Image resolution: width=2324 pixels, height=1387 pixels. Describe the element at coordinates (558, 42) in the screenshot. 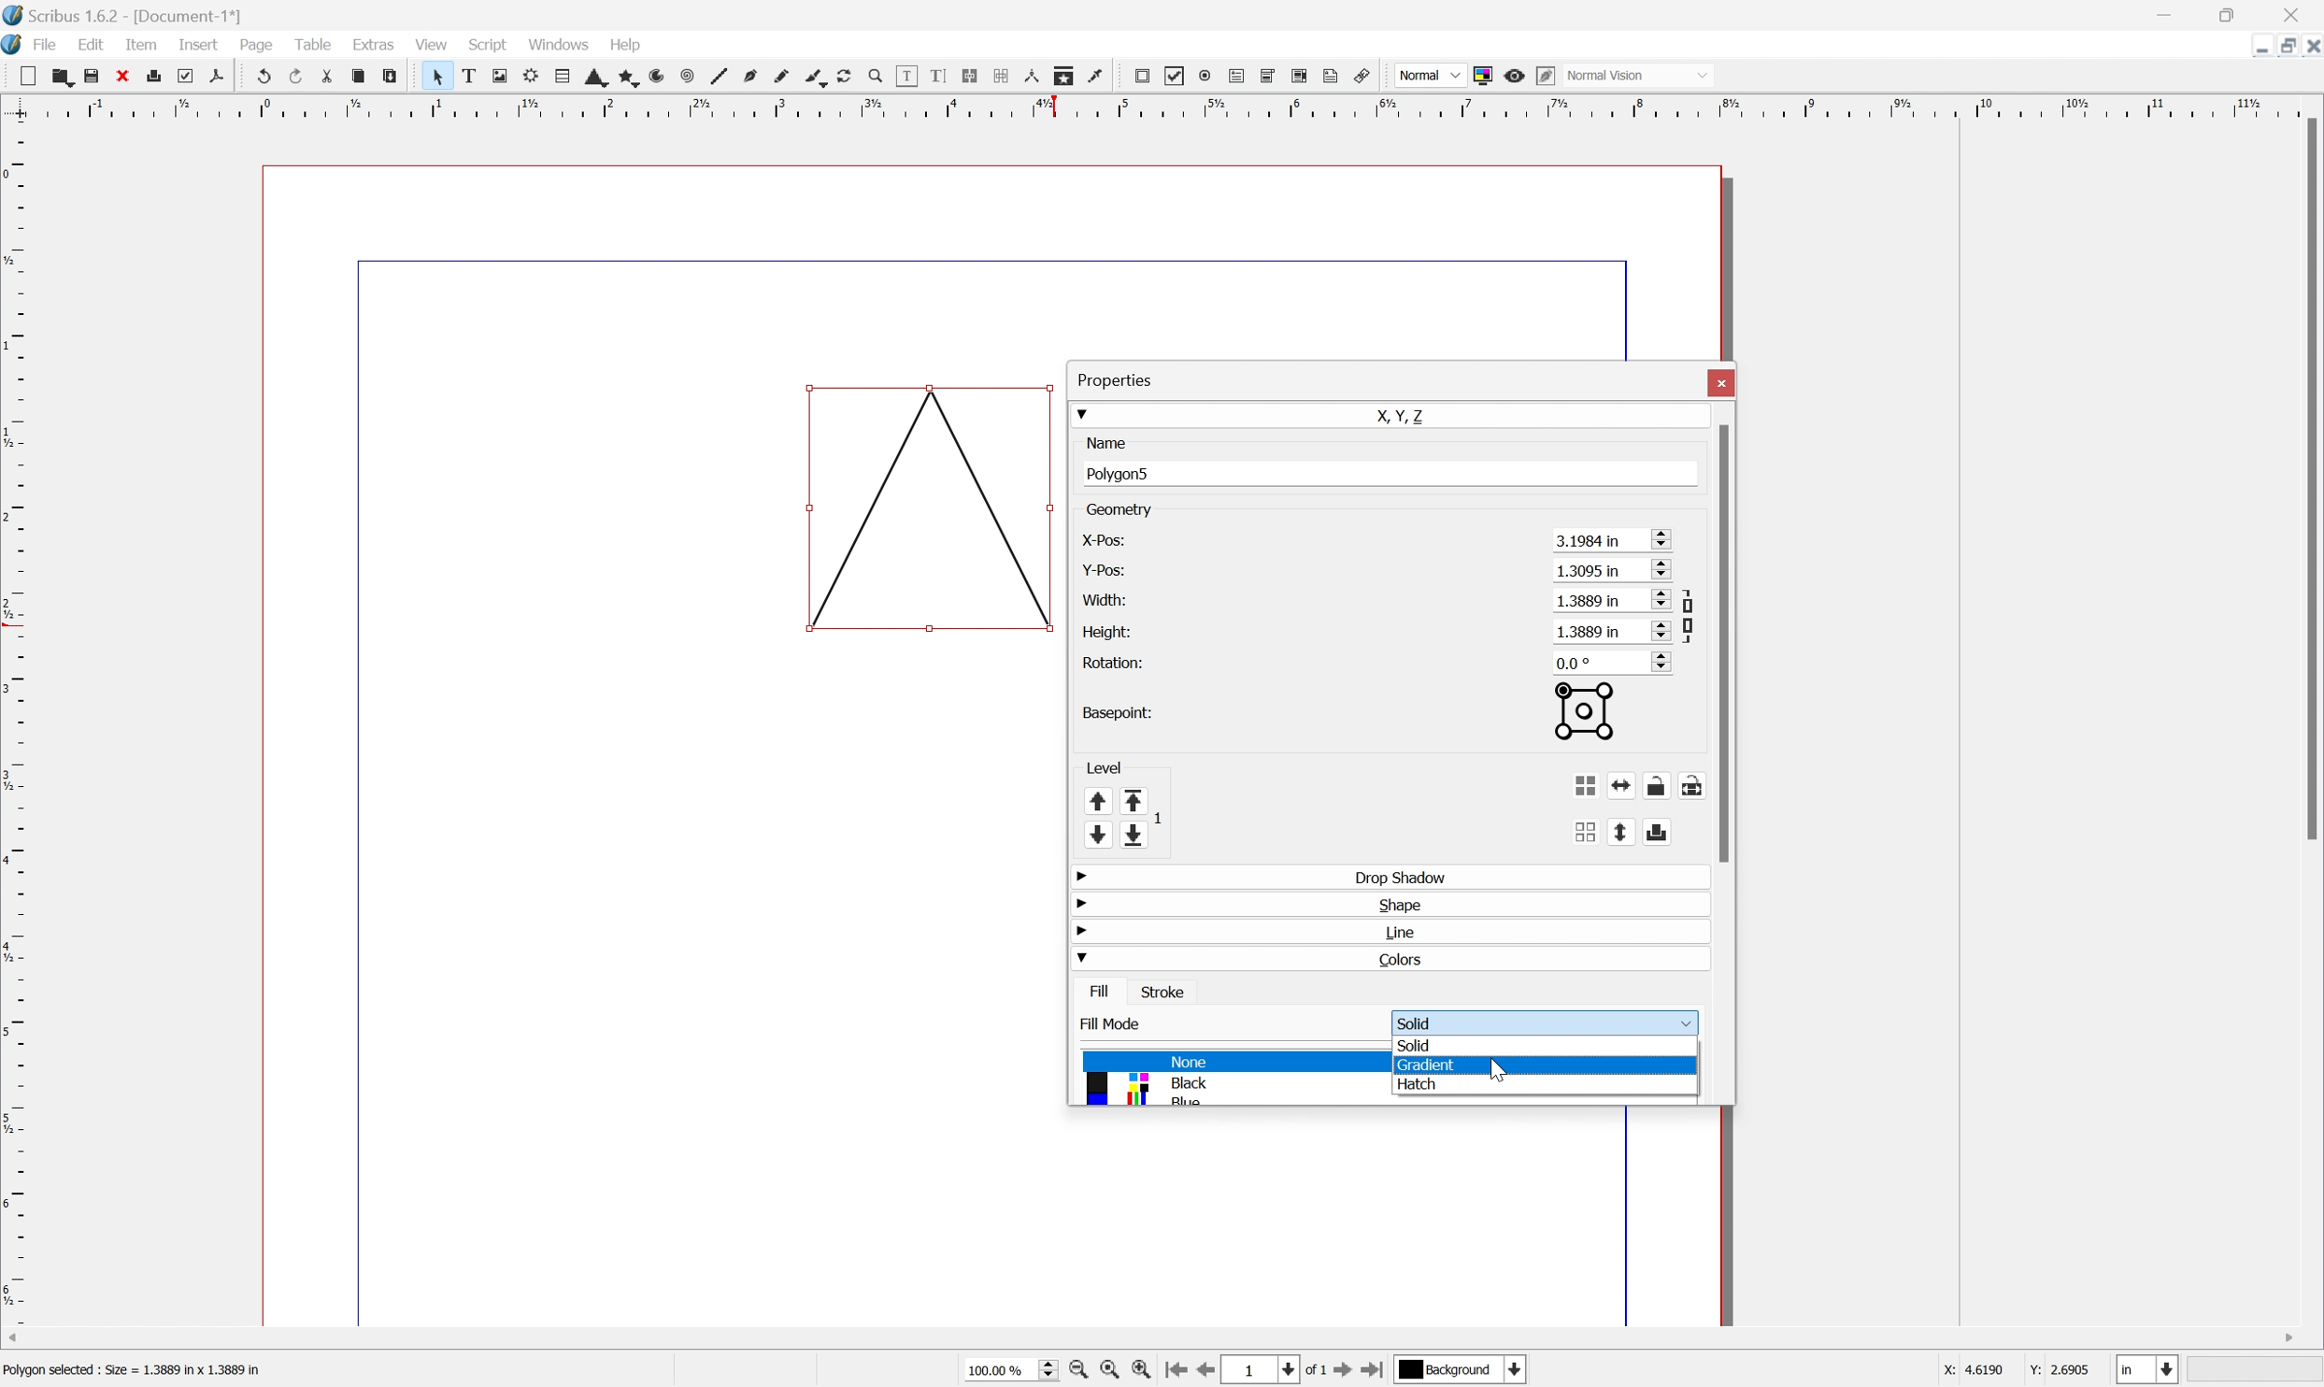

I see `Windows` at that location.